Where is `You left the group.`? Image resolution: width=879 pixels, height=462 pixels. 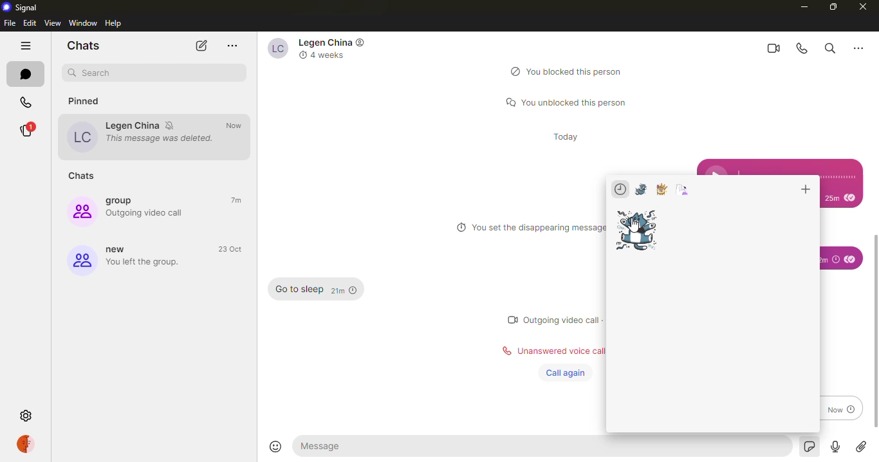
You left the group. is located at coordinates (151, 264).